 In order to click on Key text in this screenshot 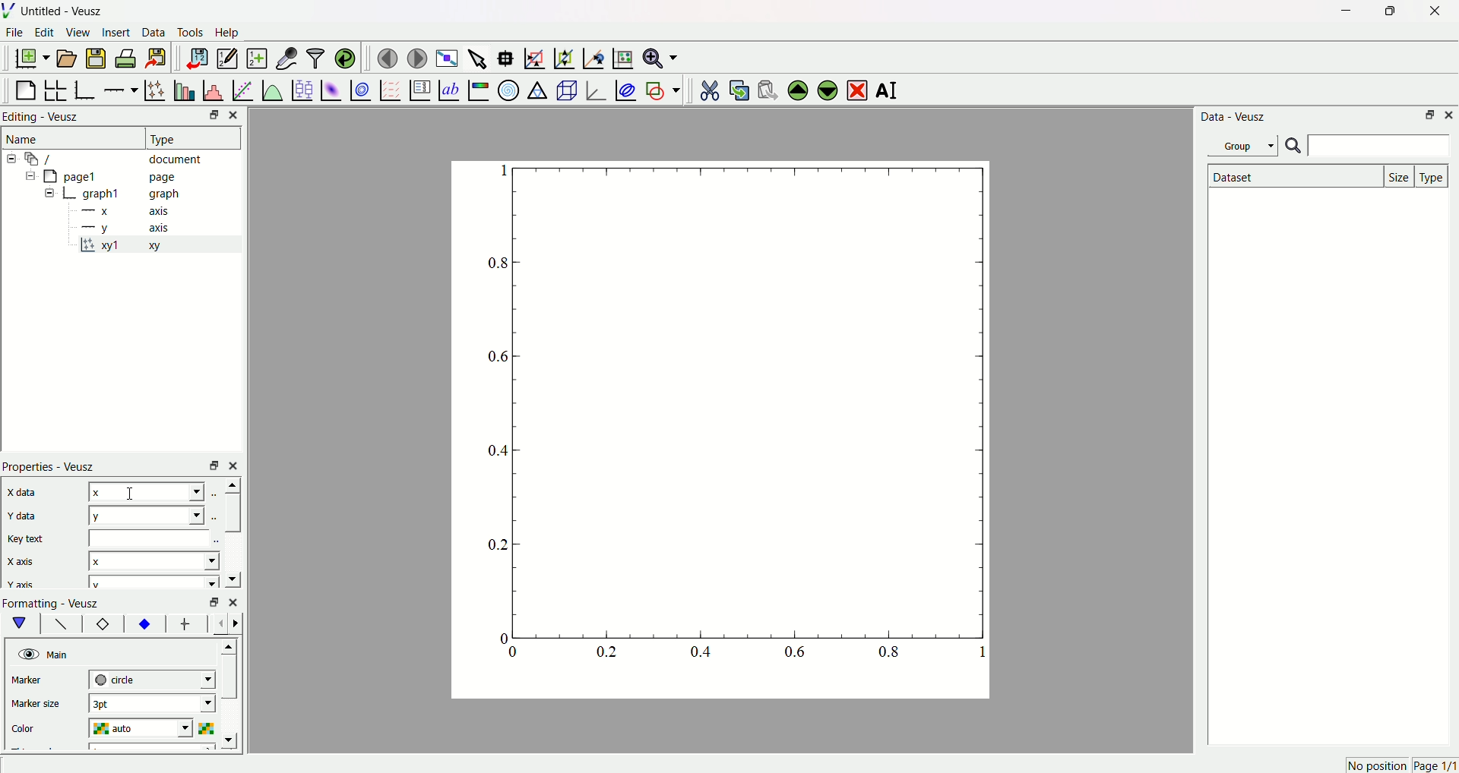, I will do `click(27, 538)`.